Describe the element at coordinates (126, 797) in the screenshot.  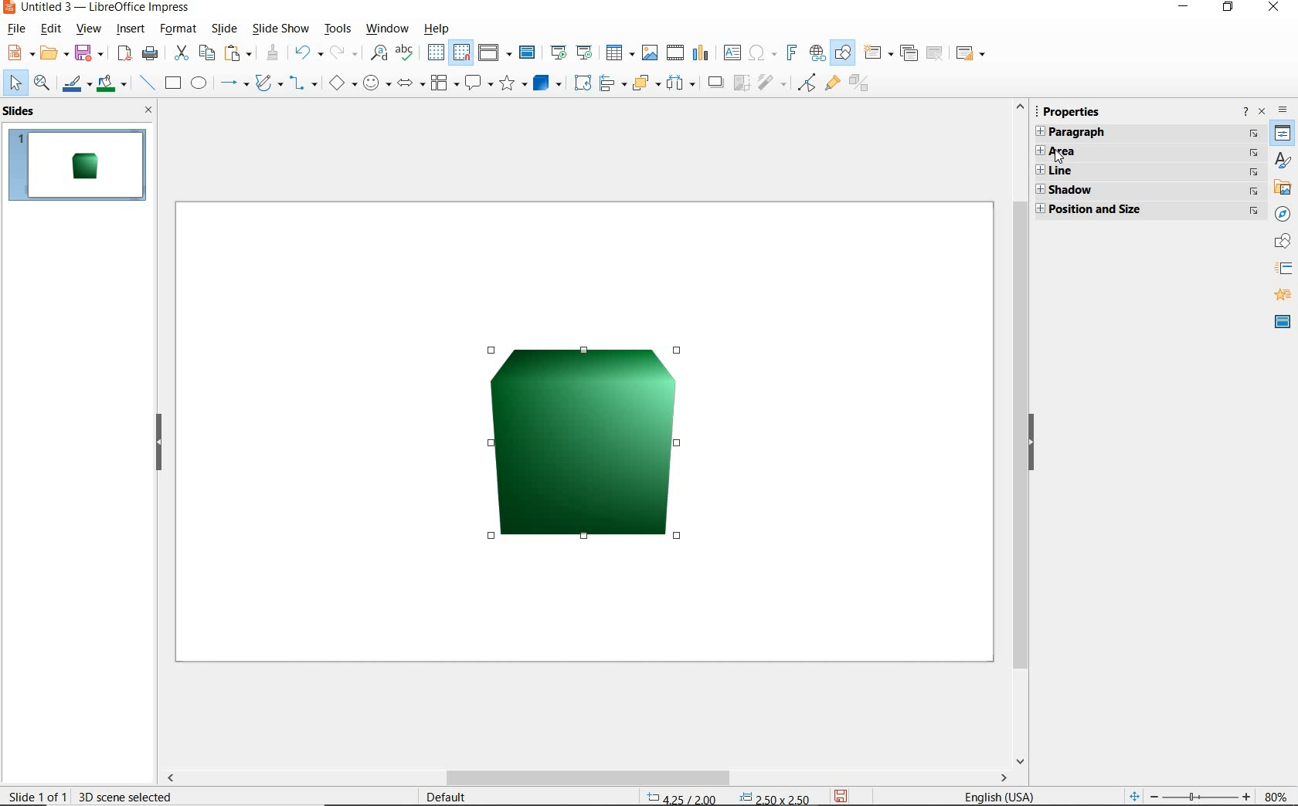
I see `30 scene selected` at that location.